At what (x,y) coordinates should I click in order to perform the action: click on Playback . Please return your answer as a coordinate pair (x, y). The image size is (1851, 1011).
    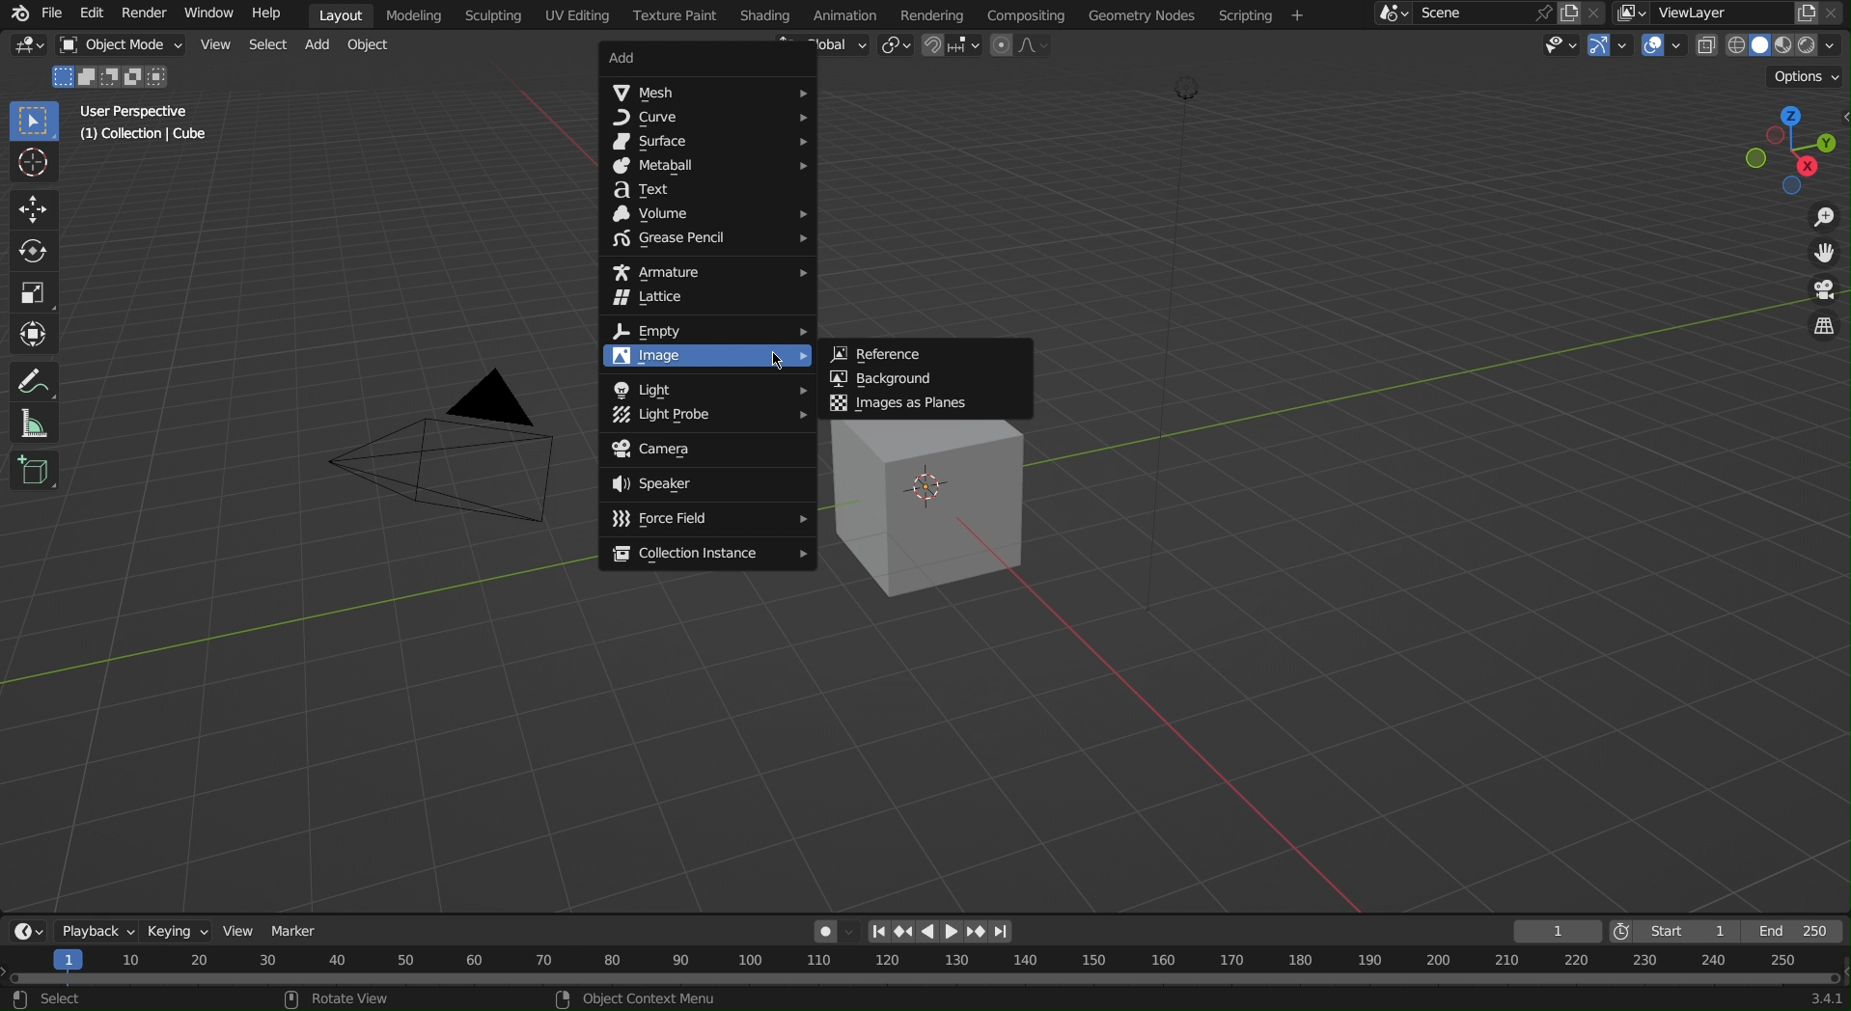
    Looking at the image, I should click on (92, 928).